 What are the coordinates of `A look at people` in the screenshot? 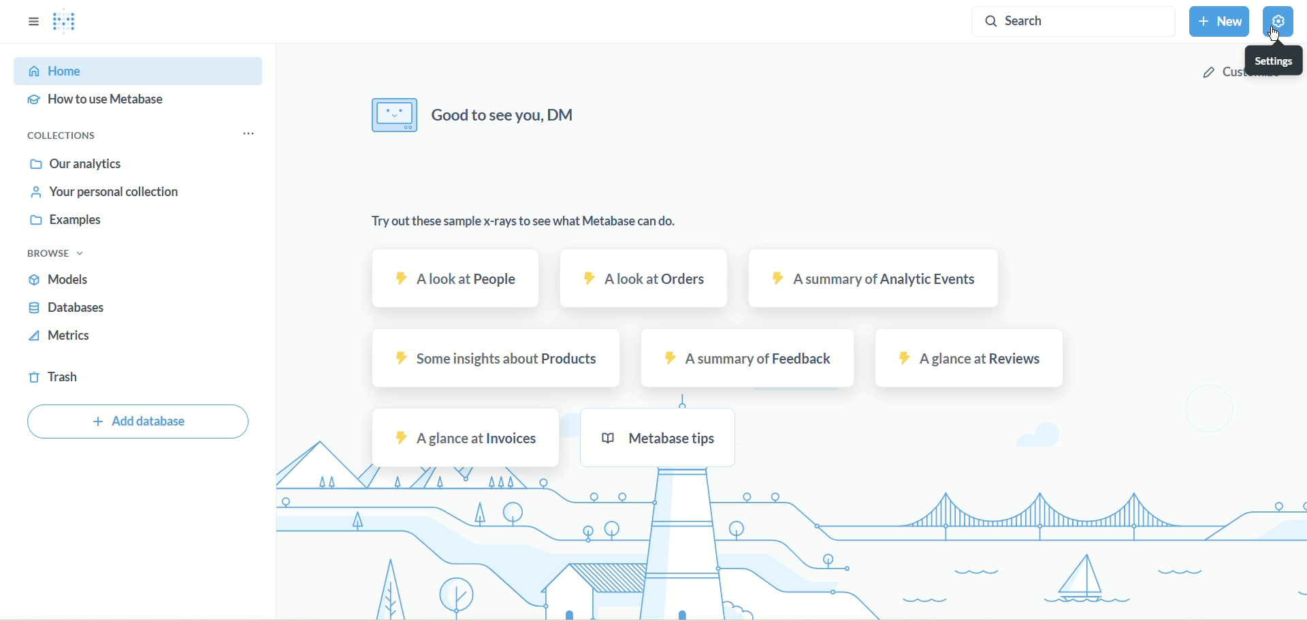 It's located at (460, 279).